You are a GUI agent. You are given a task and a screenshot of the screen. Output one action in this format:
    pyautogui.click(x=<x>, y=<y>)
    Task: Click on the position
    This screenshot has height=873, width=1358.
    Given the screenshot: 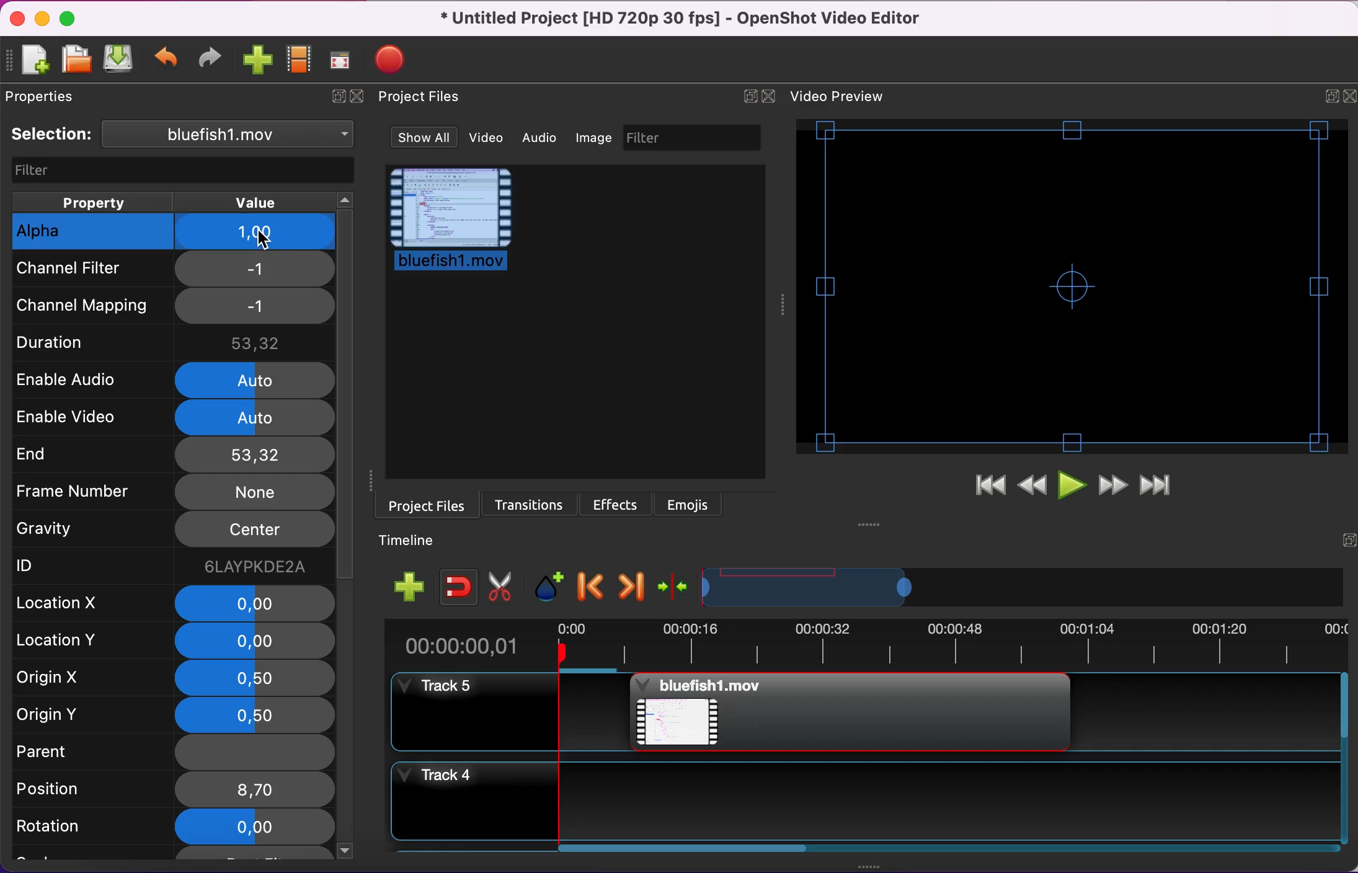 What is the action you would take?
    pyautogui.click(x=65, y=791)
    